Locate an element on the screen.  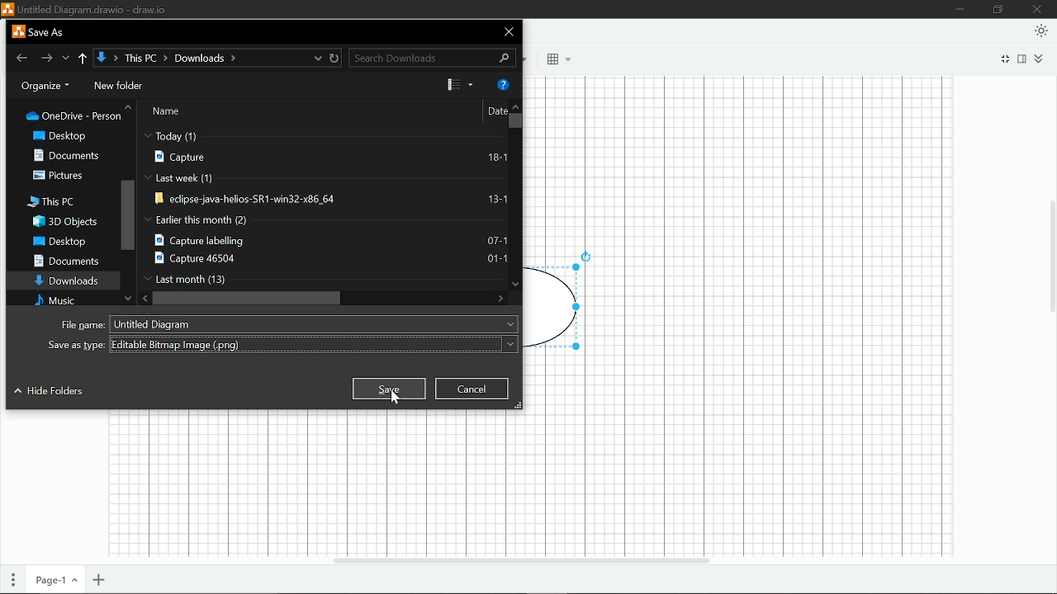
move right is located at coordinates (500, 299).